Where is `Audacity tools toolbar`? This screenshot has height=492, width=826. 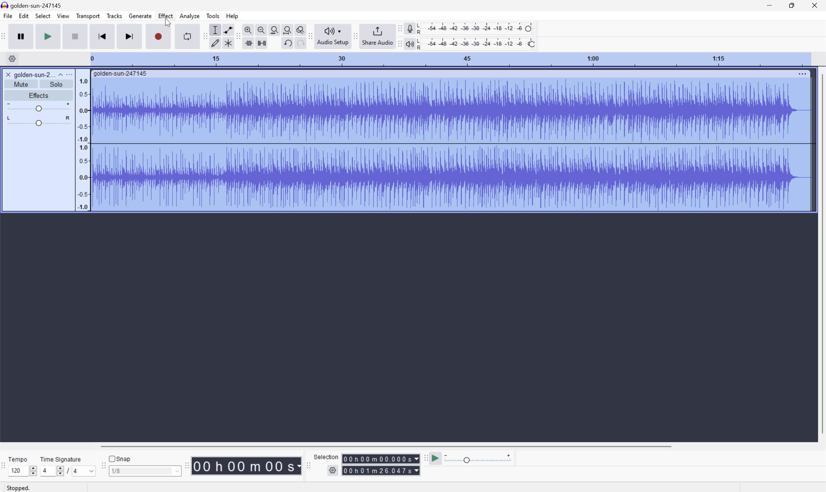 Audacity tools toolbar is located at coordinates (204, 35).